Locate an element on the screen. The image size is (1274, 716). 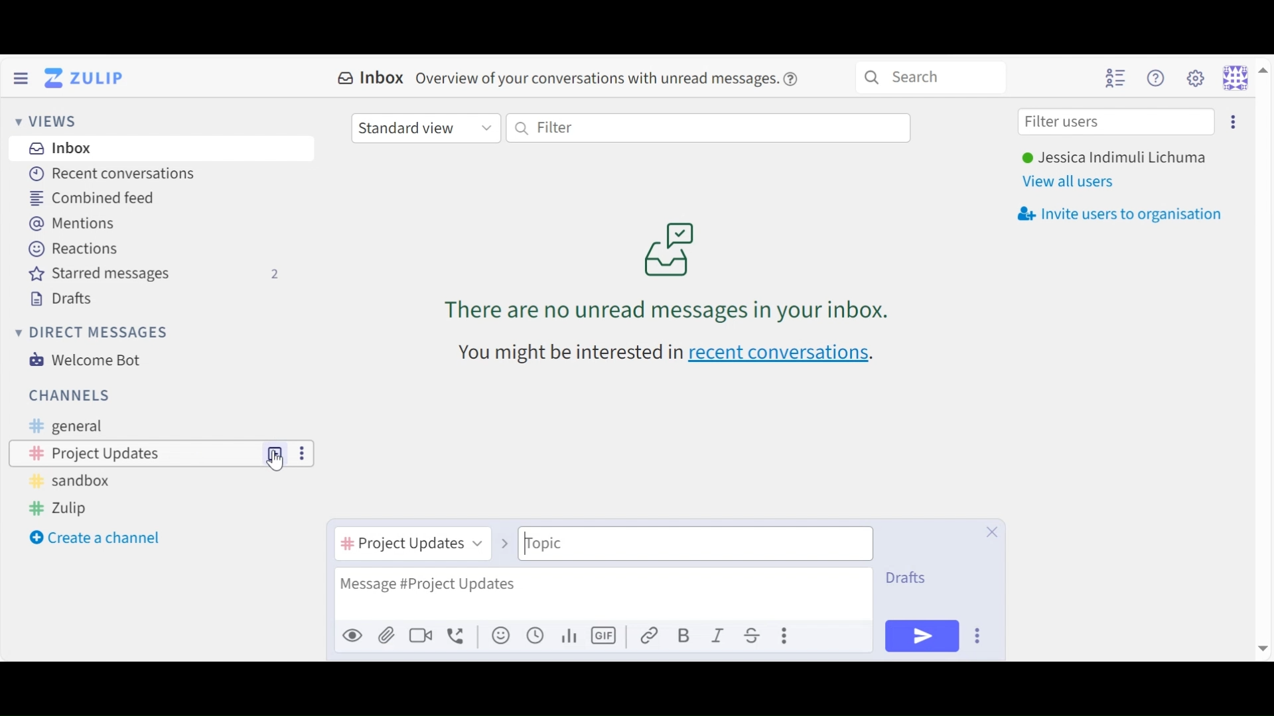
Preview is located at coordinates (352, 634).